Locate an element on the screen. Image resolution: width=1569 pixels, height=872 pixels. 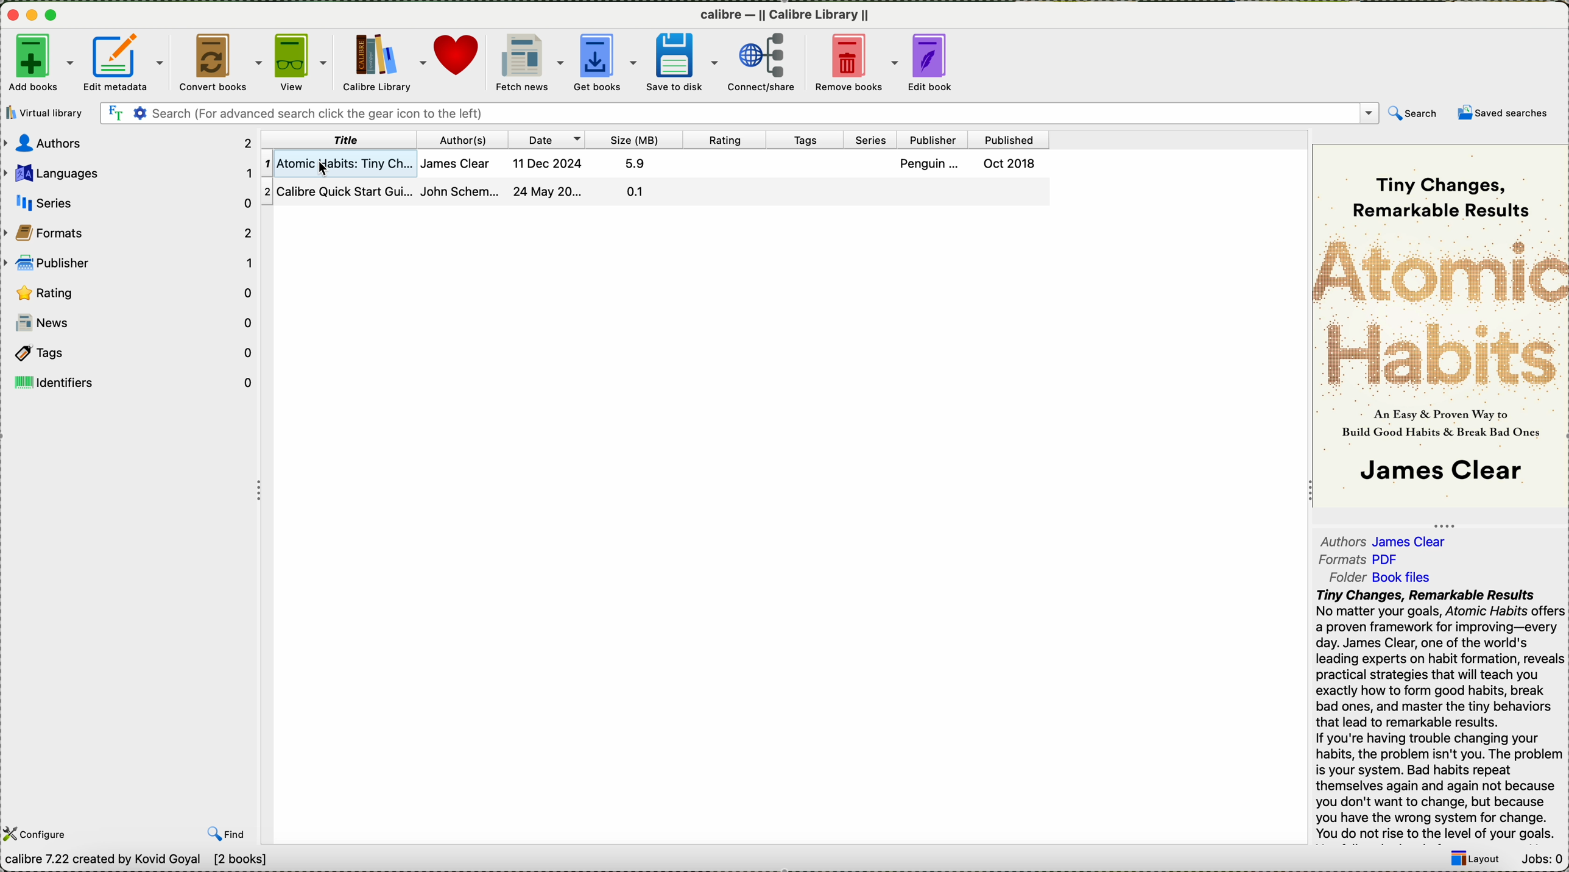
author(s) is located at coordinates (462, 140).